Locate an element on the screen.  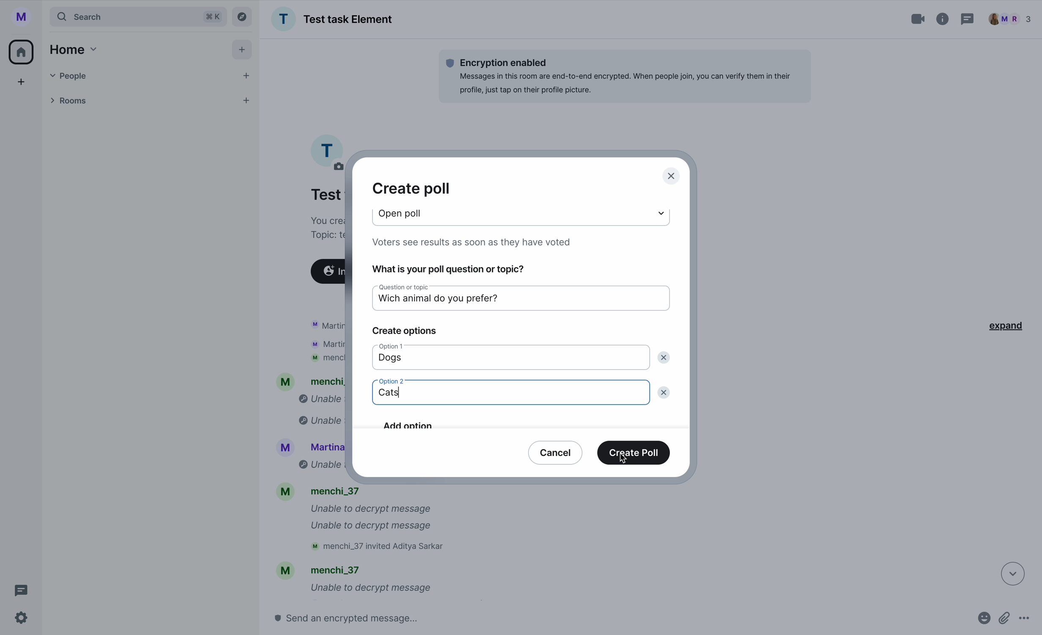
down arrow is located at coordinates (1007, 573).